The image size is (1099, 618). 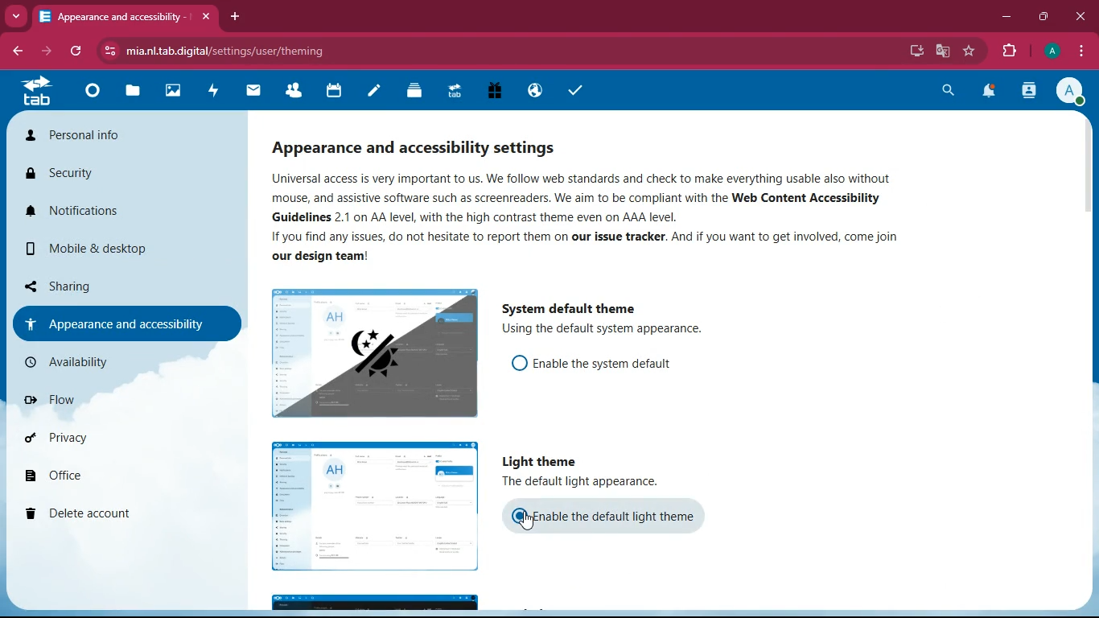 I want to click on search, so click(x=947, y=90).